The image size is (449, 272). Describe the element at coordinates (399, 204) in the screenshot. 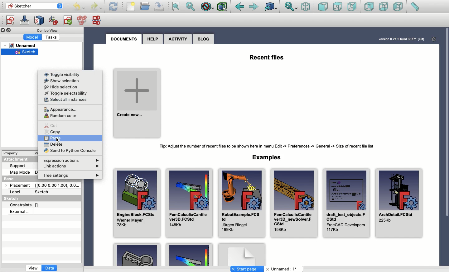

I see `ArchDetail` at that location.